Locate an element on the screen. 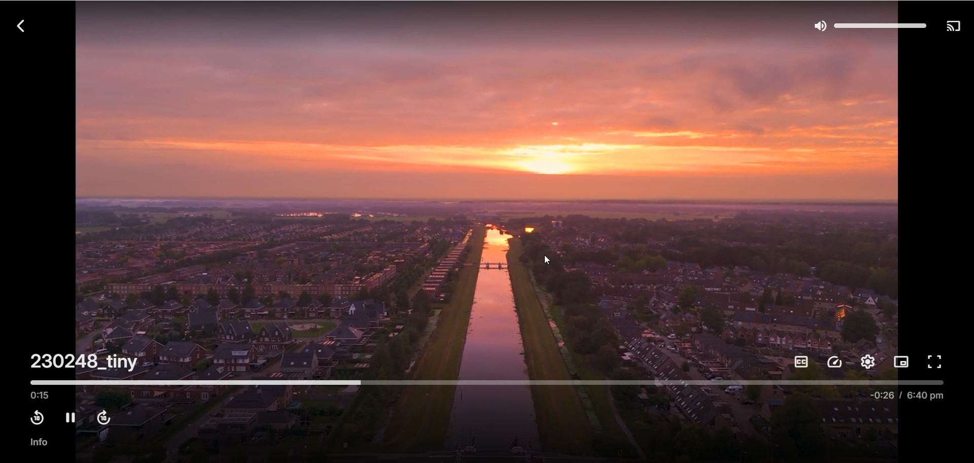  cursor is located at coordinates (547, 260).